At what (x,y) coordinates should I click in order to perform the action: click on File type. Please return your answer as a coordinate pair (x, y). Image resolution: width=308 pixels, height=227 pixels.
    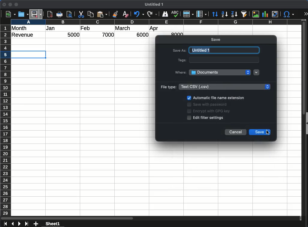
    Looking at the image, I should click on (168, 87).